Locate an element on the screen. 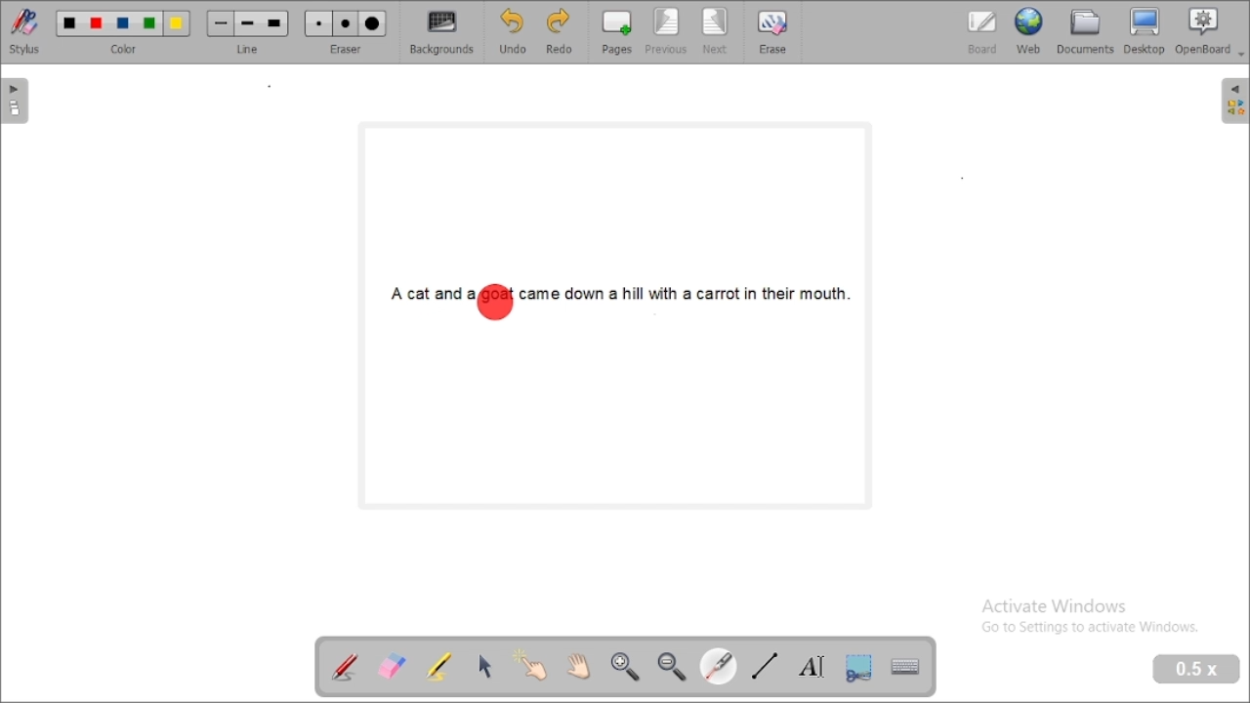 The width and height of the screenshot is (1250, 703). zoom out is located at coordinates (672, 668).